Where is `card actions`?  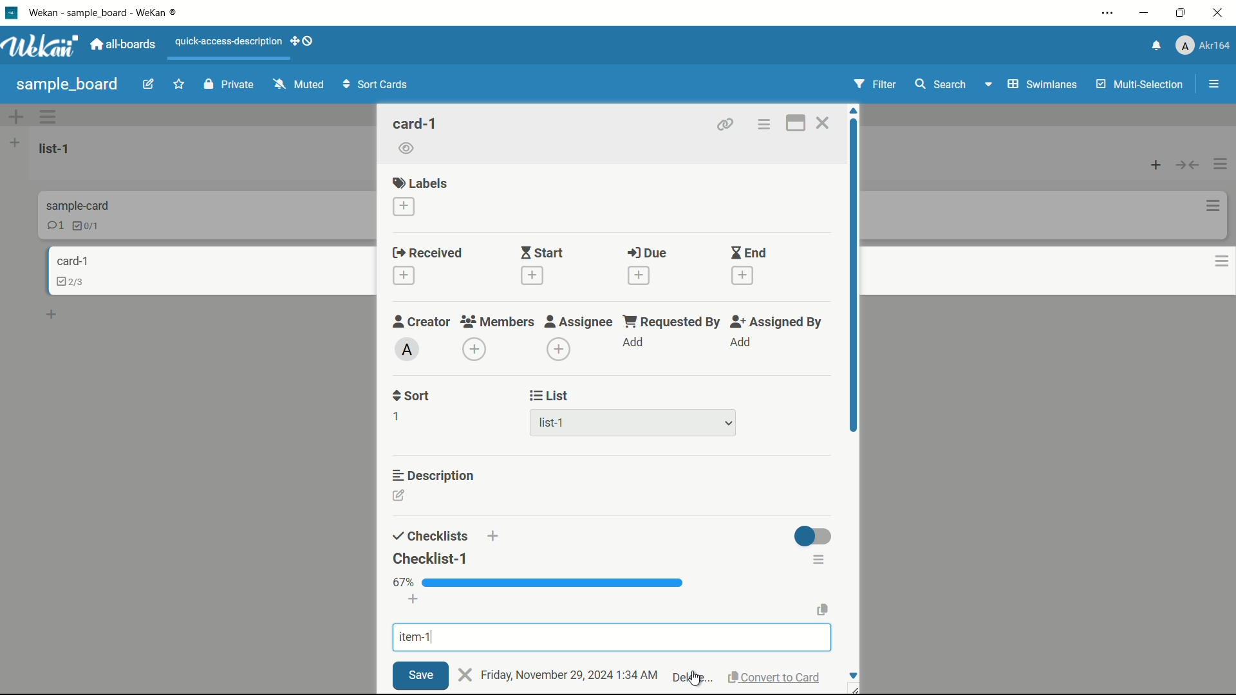 card actions is located at coordinates (1217, 264).